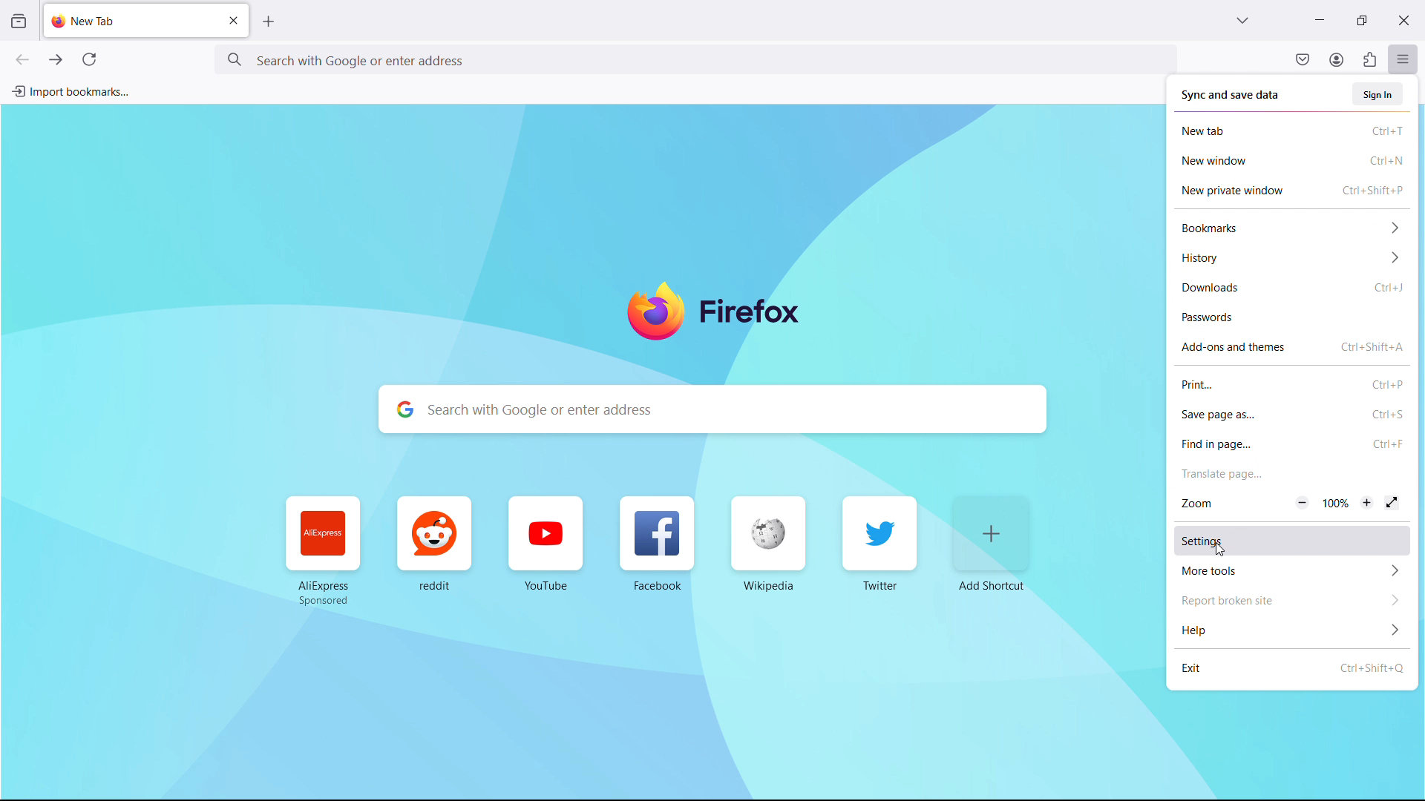 The width and height of the screenshot is (1425, 801). I want to click on search with google or enter address, so click(714, 409).